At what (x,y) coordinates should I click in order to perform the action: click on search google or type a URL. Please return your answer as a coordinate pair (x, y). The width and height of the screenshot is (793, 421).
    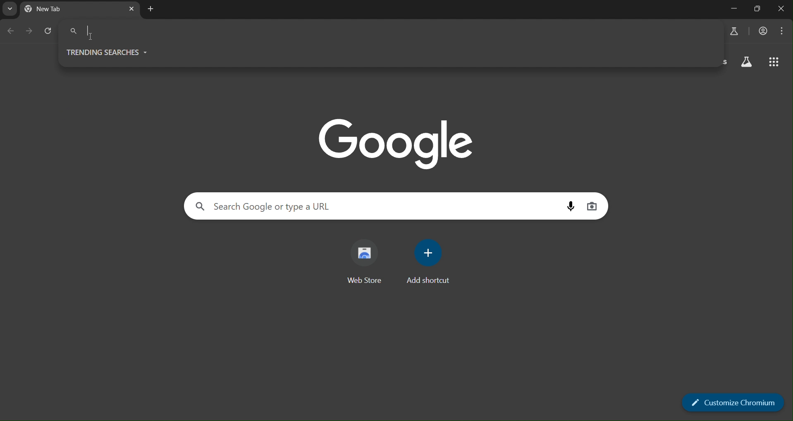
    Looking at the image, I should click on (271, 207).